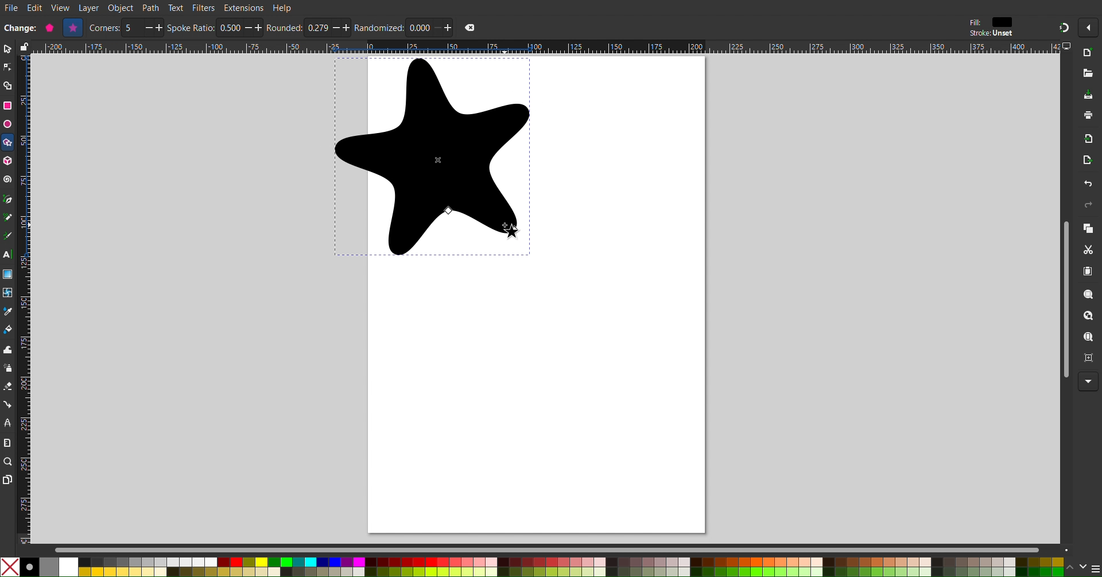 The width and height of the screenshot is (1102, 577). I want to click on Select, so click(7, 49).